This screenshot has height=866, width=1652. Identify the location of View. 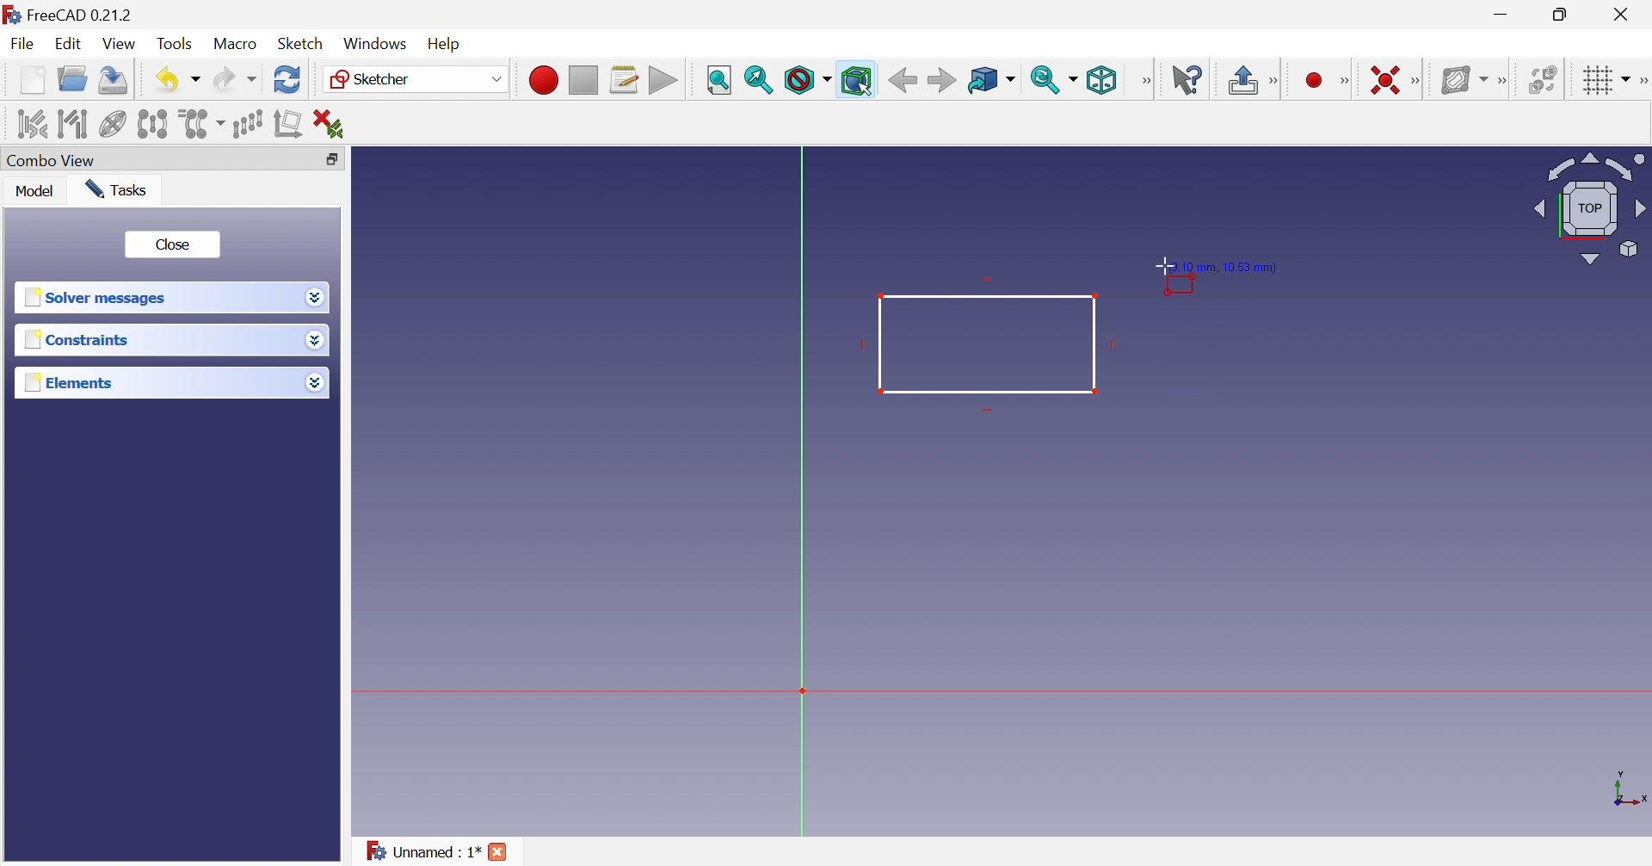
(1147, 80).